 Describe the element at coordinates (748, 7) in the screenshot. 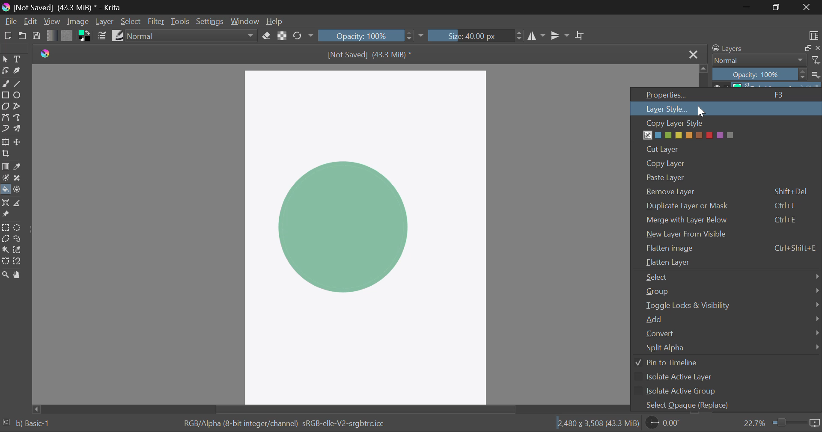

I see `Restore Down` at that location.